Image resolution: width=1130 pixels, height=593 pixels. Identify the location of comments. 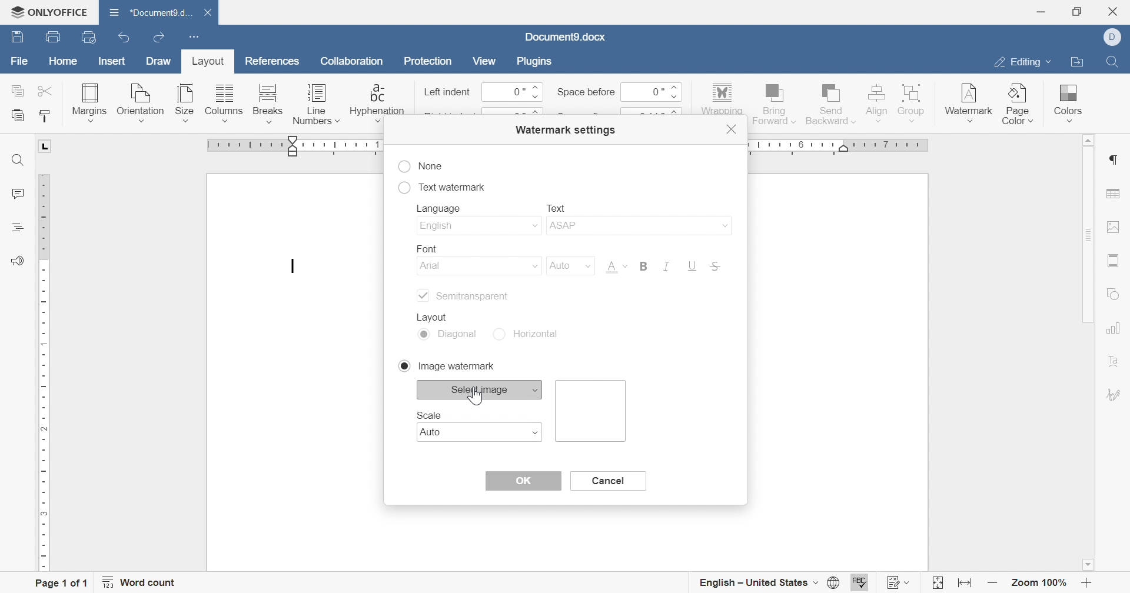
(16, 194).